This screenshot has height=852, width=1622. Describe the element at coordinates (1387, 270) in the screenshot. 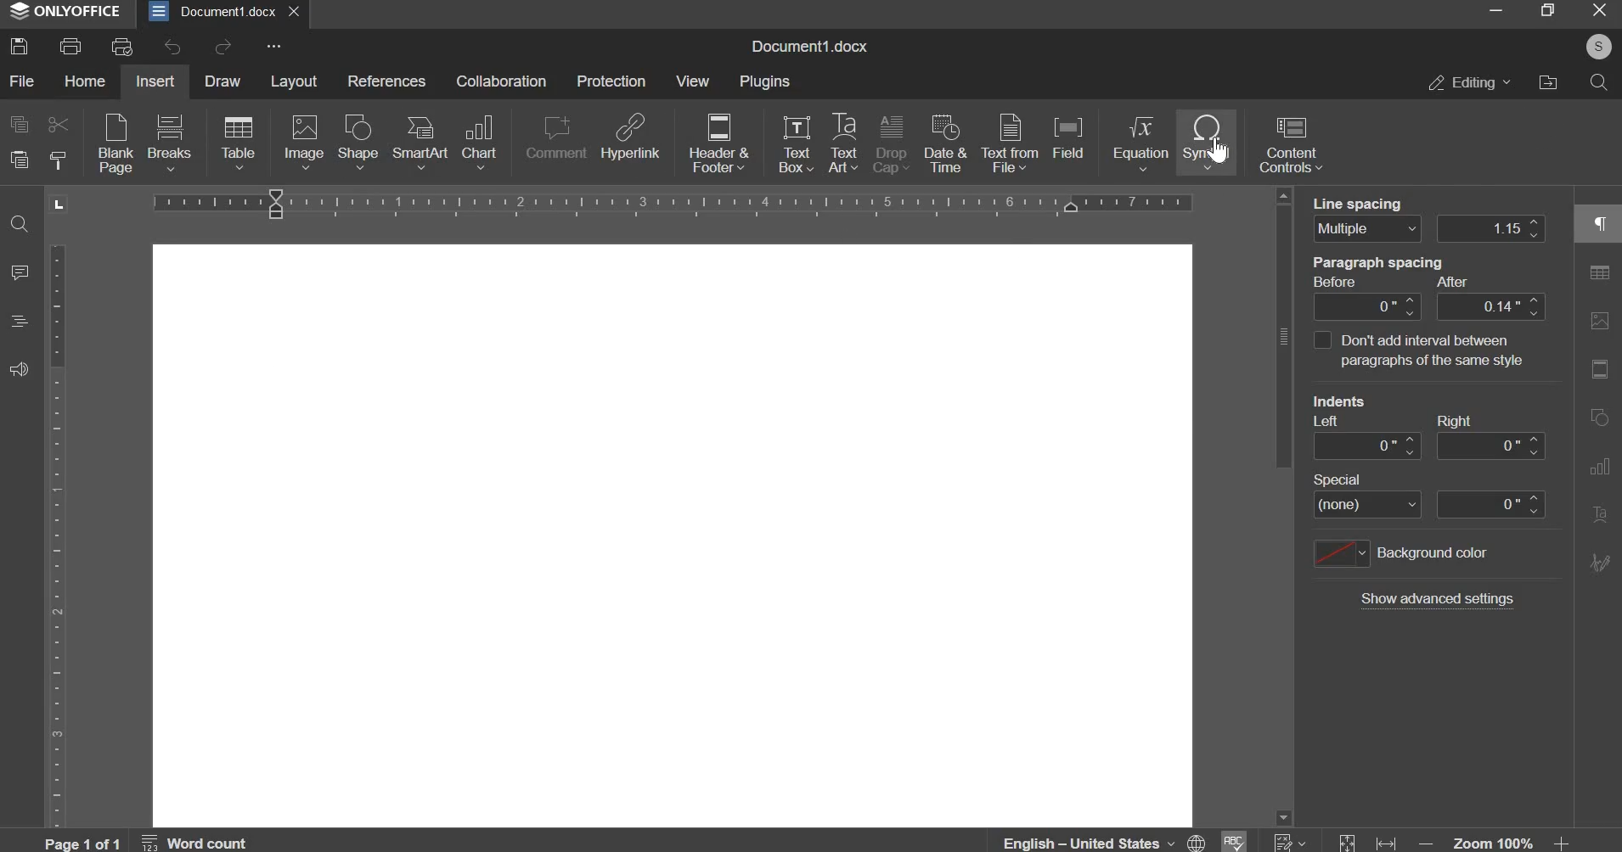

I see `paragraph spacing` at that location.